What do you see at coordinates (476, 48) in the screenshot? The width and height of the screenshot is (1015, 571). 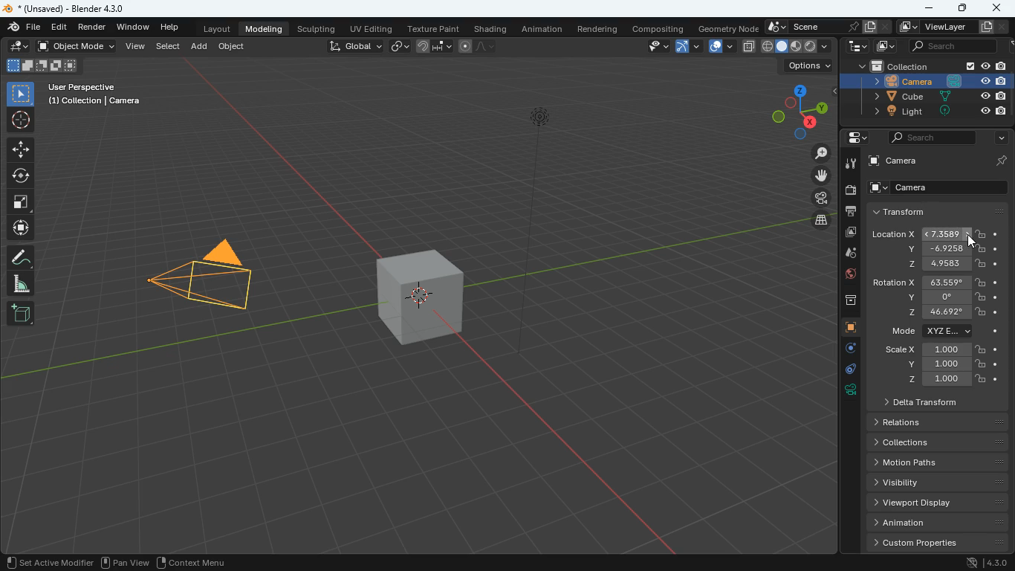 I see `draw` at bounding box center [476, 48].